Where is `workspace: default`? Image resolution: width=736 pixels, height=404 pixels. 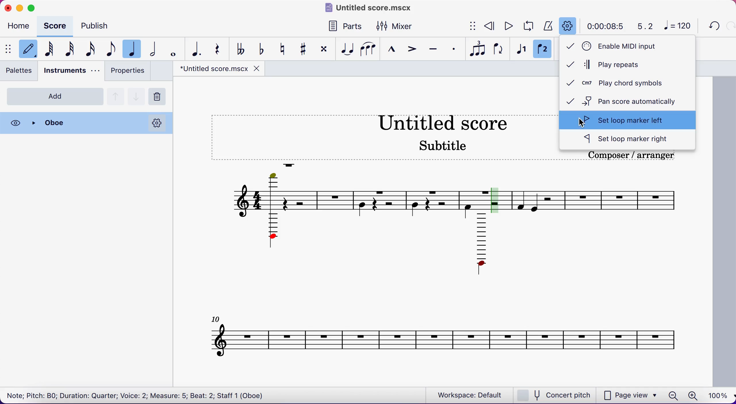
workspace: default is located at coordinates (471, 395).